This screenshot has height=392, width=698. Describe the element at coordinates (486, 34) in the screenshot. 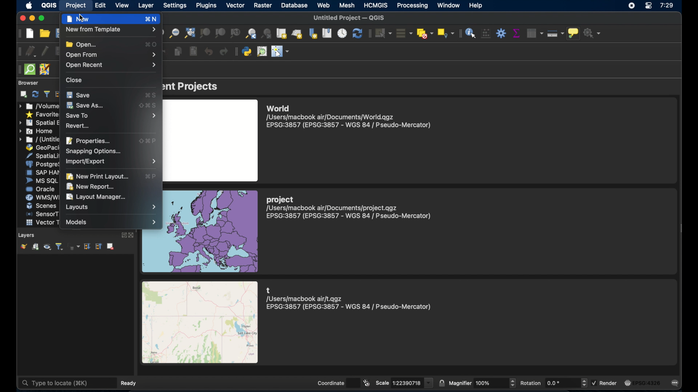

I see `open field calculator` at that location.